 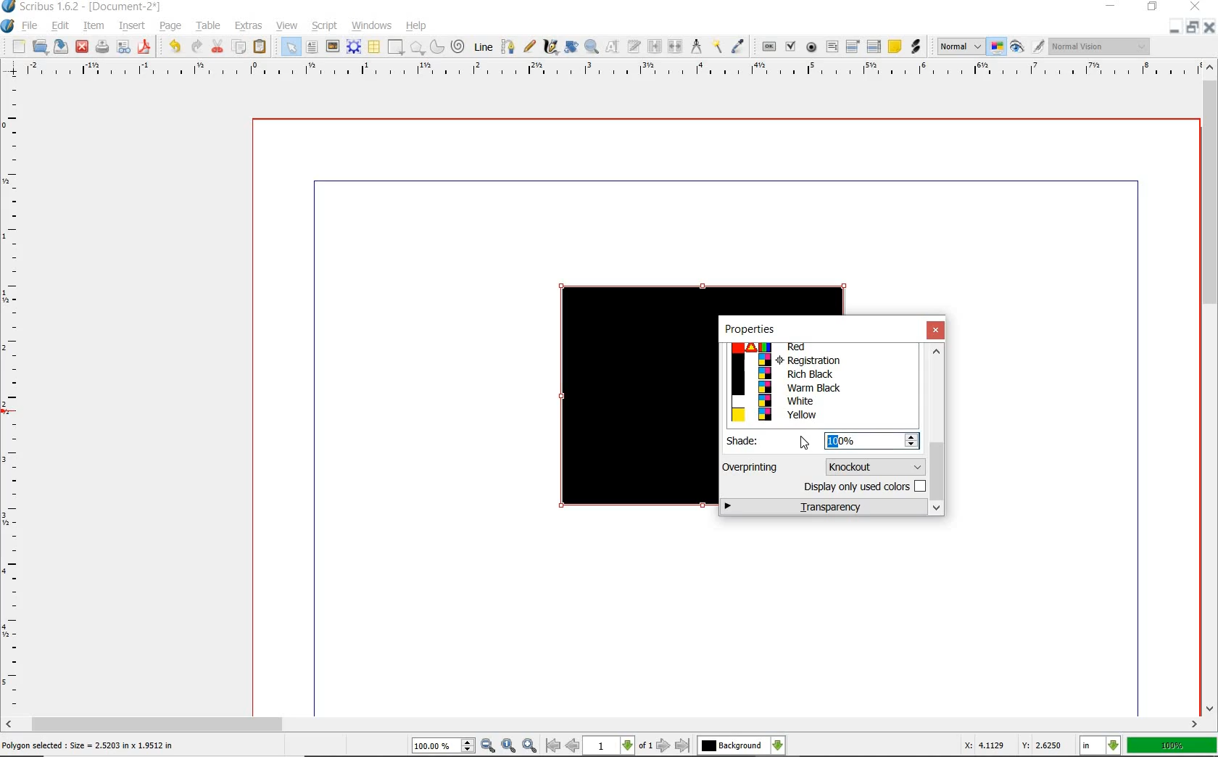 What do you see at coordinates (653, 48) in the screenshot?
I see `link text frames` at bounding box center [653, 48].